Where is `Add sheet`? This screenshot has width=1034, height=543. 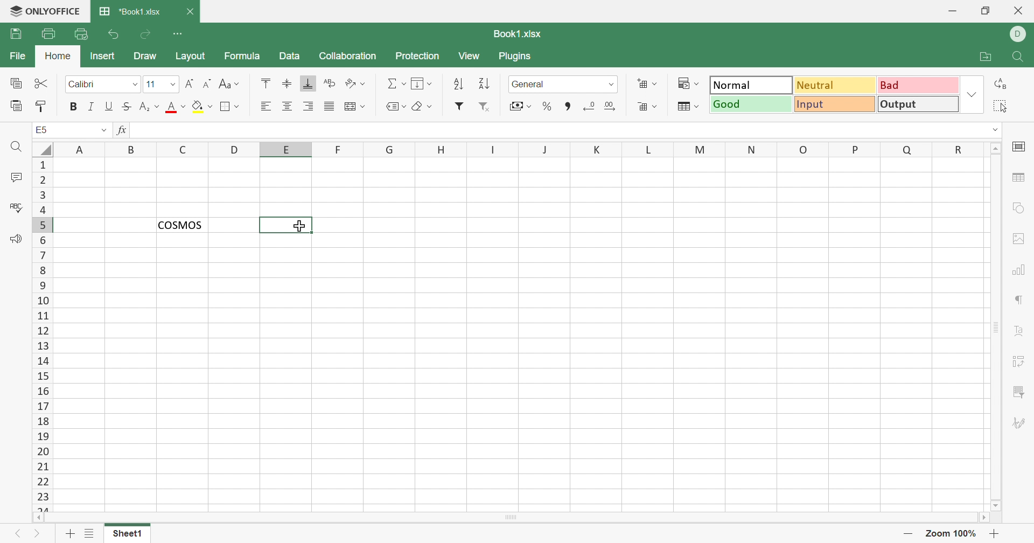
Add sheet is located at coordinates (70, 534).